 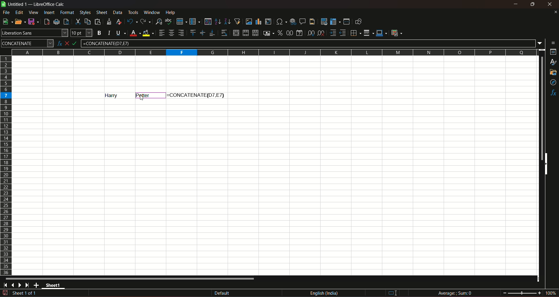 What do you see at coordinates (49, 4) in the screenshot?
I see `title` at bounding box center [49, 4].